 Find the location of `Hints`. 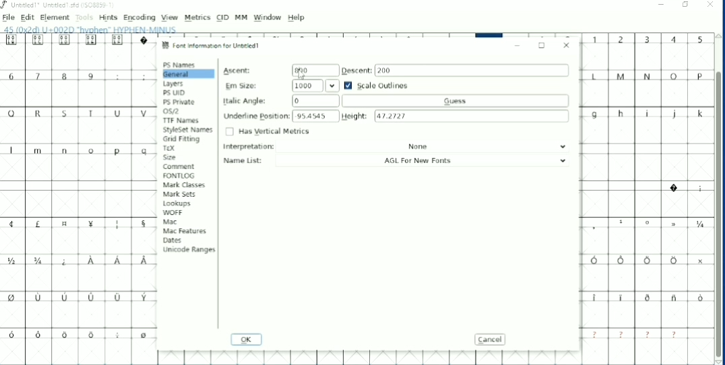

Hints is located at coordinates (108, 18).